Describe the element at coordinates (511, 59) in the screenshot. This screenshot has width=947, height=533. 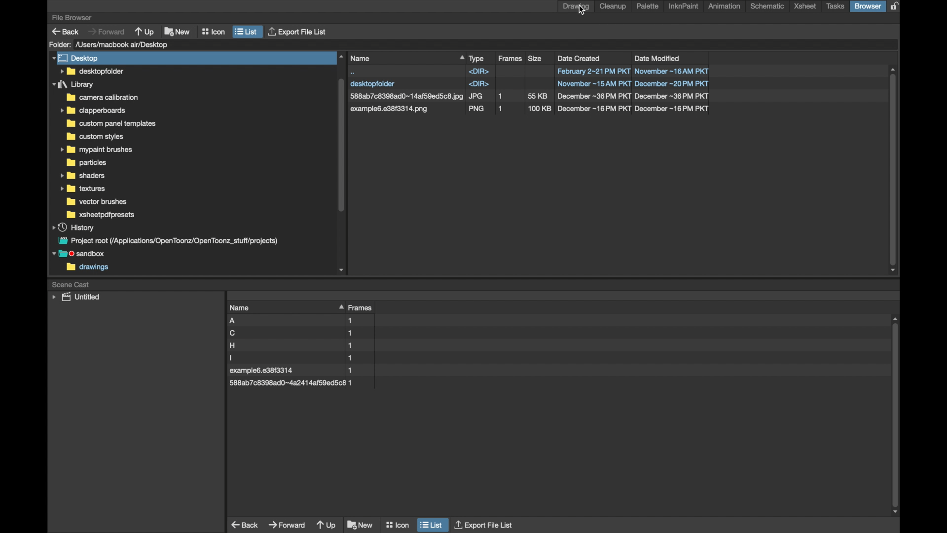
I see `frames` at that location.